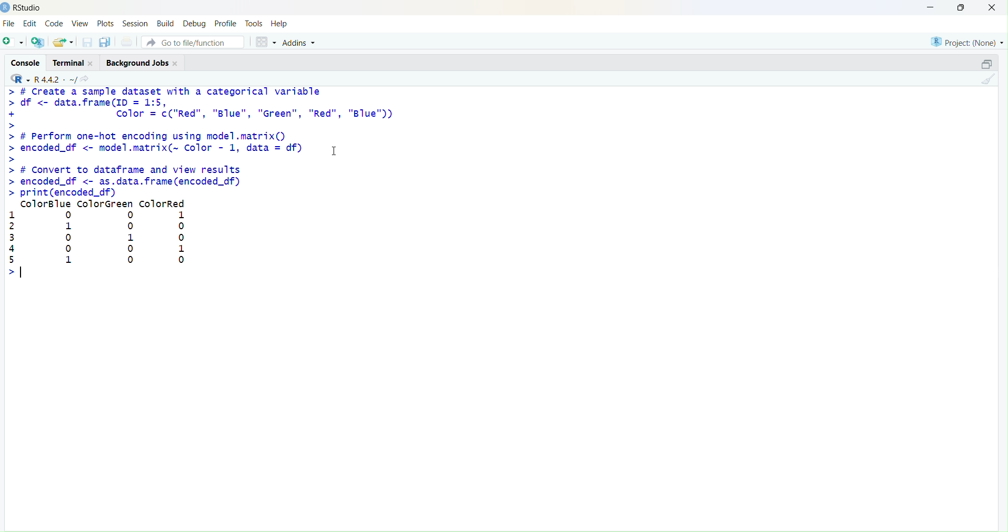 The height and width of the screenshot is (532, 1008). I want to click on profile, so click(227, 24).